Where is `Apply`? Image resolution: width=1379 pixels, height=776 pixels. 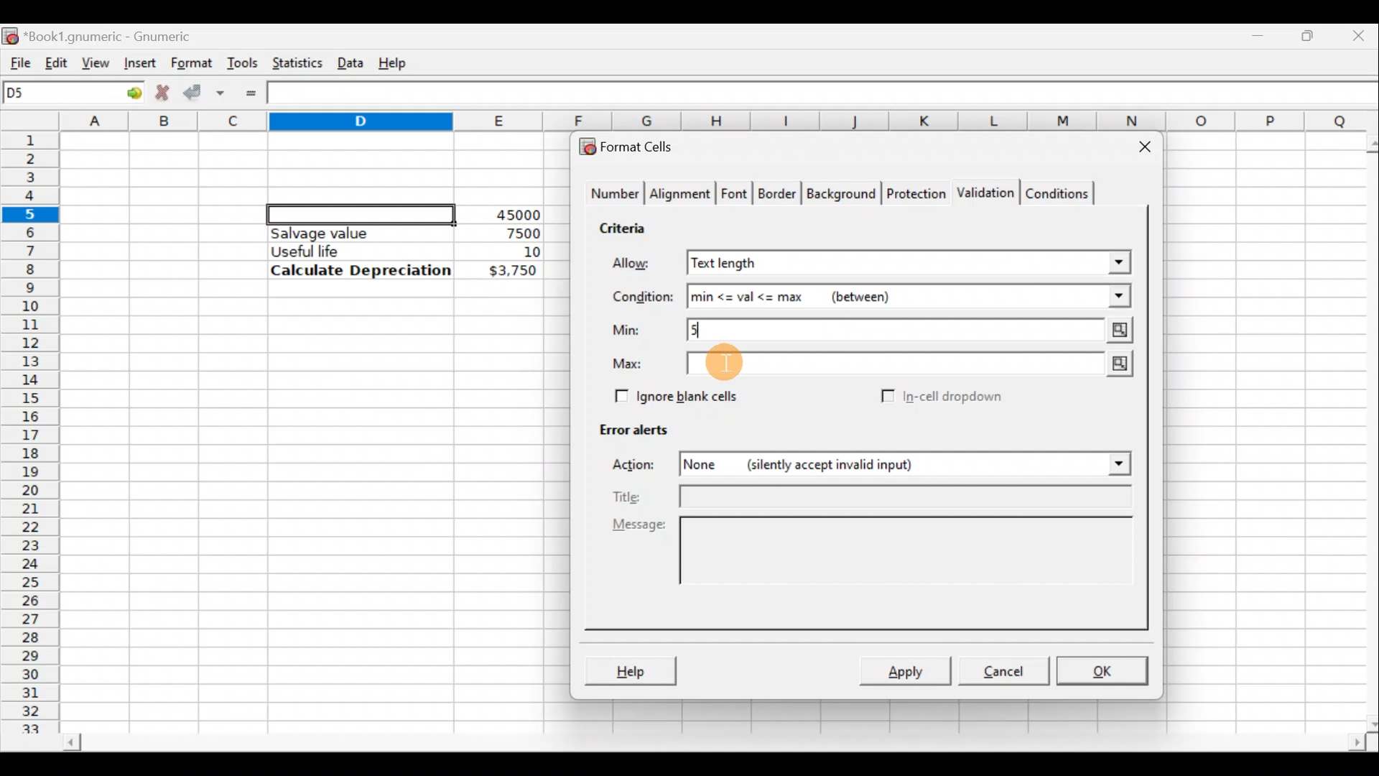
Apply is located at coordinates (911, 670).